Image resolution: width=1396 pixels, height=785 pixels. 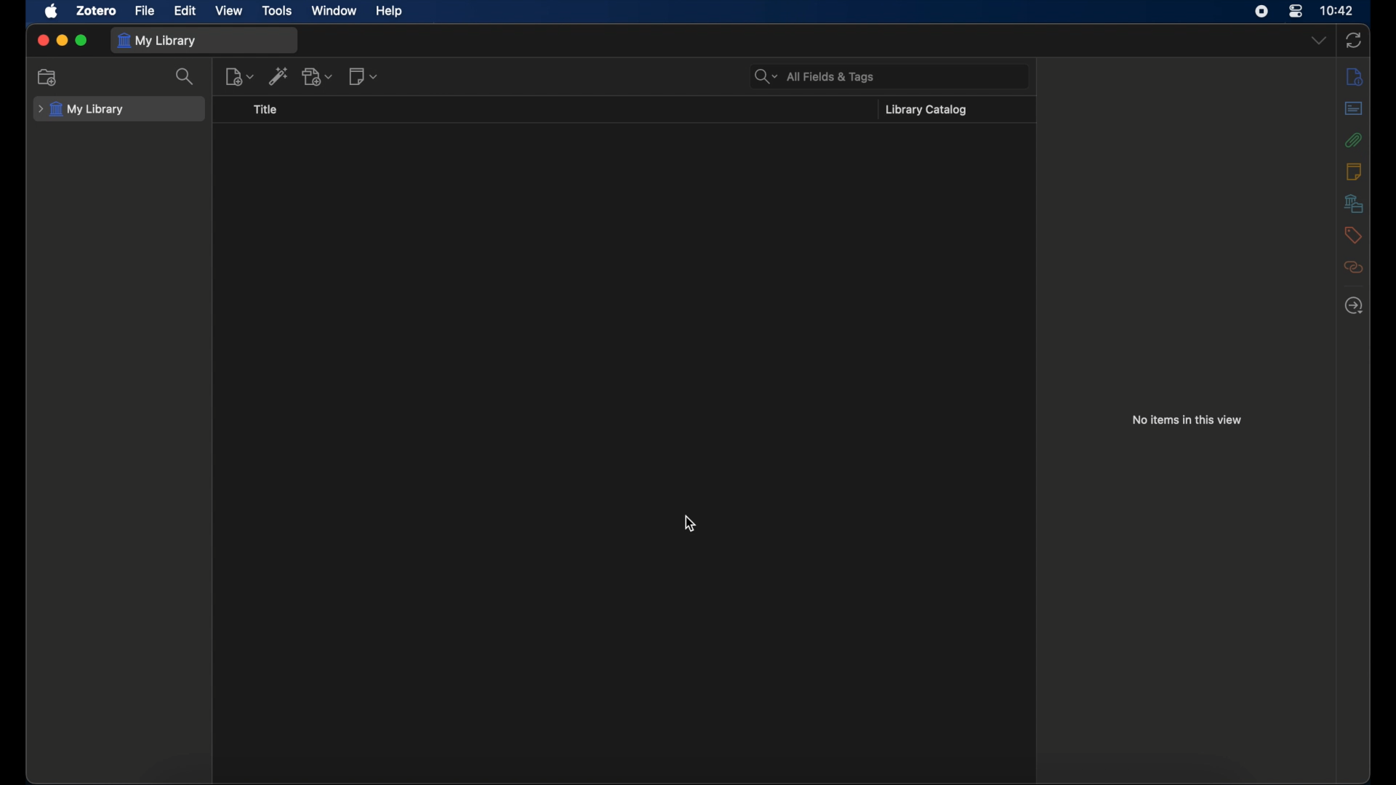 I want to click on new item, so click(x=240, y=76).